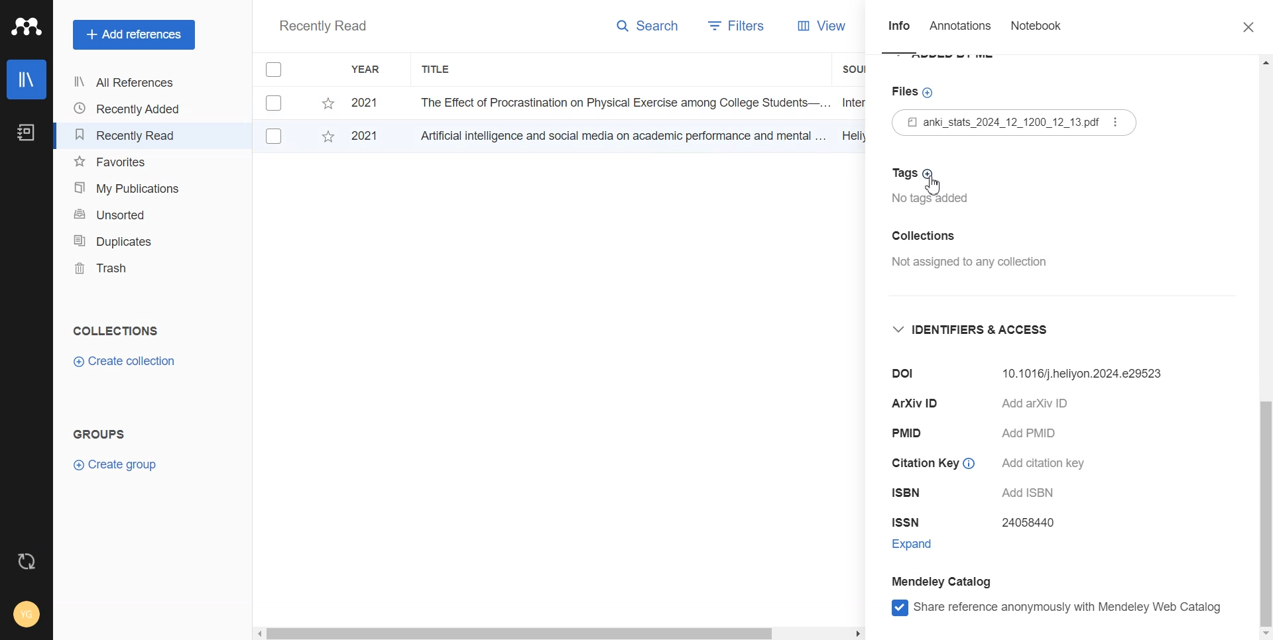 The image size is (1273, 640). I want to click on Identifier and access, so click(982, 333).